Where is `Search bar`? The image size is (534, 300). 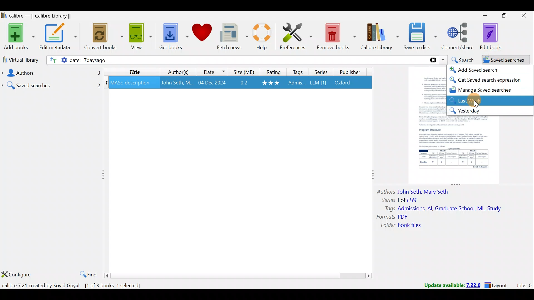
Search bar is located at coordinates (324, 60).